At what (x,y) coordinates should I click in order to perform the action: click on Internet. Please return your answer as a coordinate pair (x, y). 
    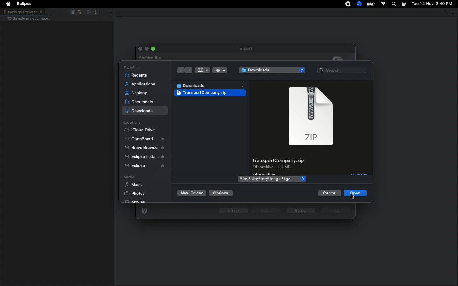
    Looking at the image, I should click on (383, 4).